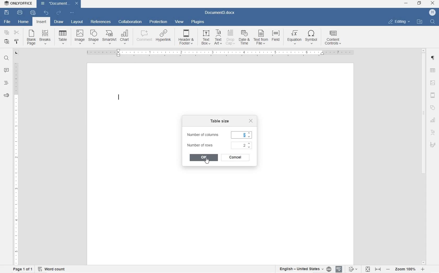 Image resolution: width=439 pixels, height=273 pixels. What do you see at coordinates (58, 22) in the screenshot?
I see `DRAW` at bounding box center [58, 22].